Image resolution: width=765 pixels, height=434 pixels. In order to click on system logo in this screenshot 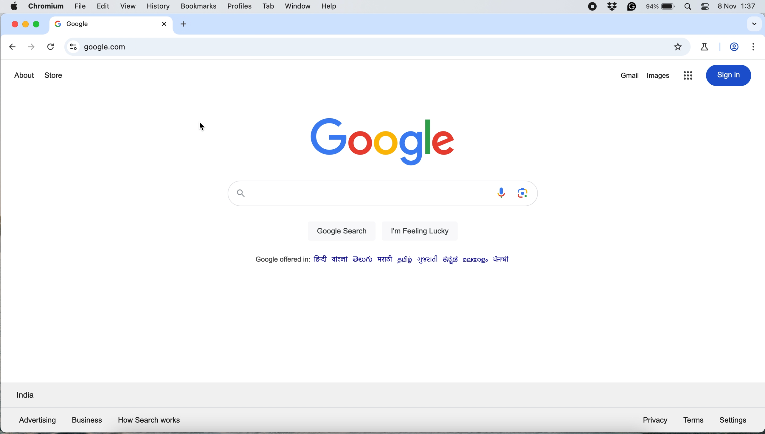, I will do `click(15, 7)`.